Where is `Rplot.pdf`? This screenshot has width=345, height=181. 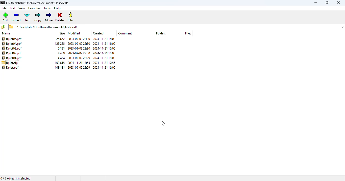
Rplot.pdf is located at coordinates (11, 67).